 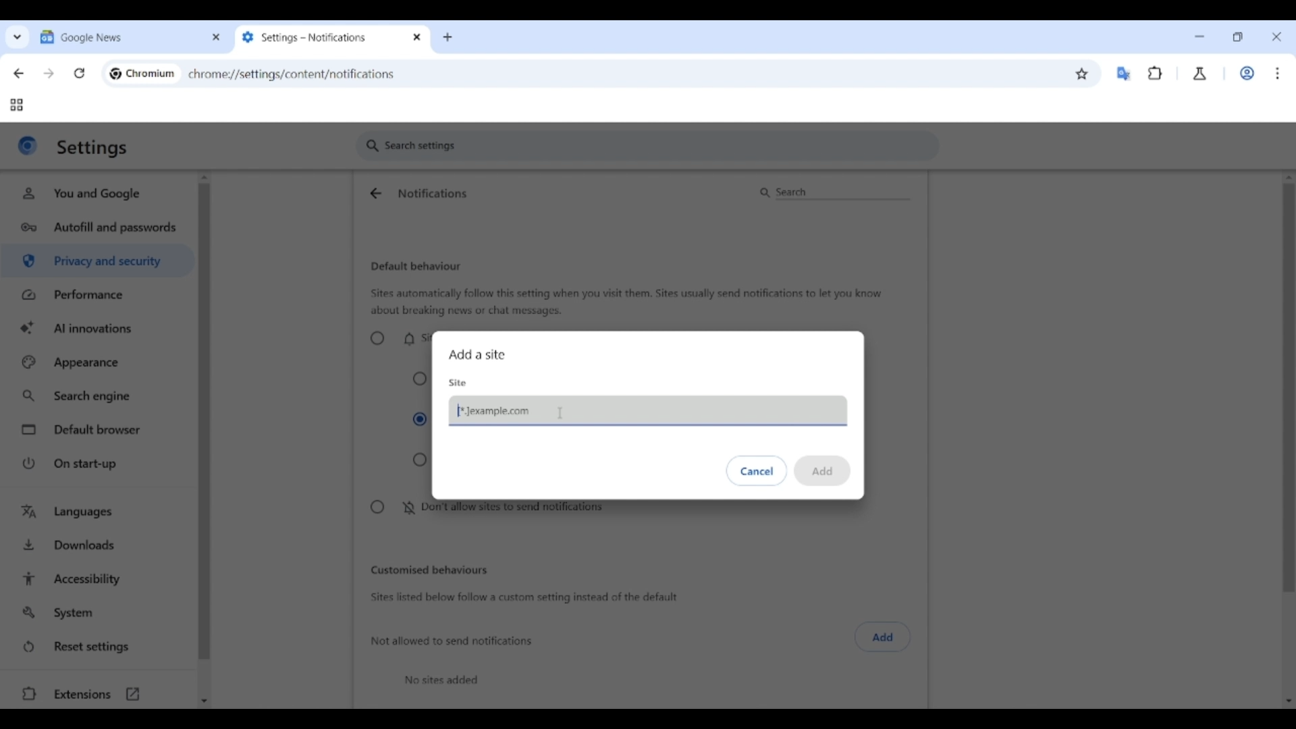 I want to click on System, so click(x=97, y=613).